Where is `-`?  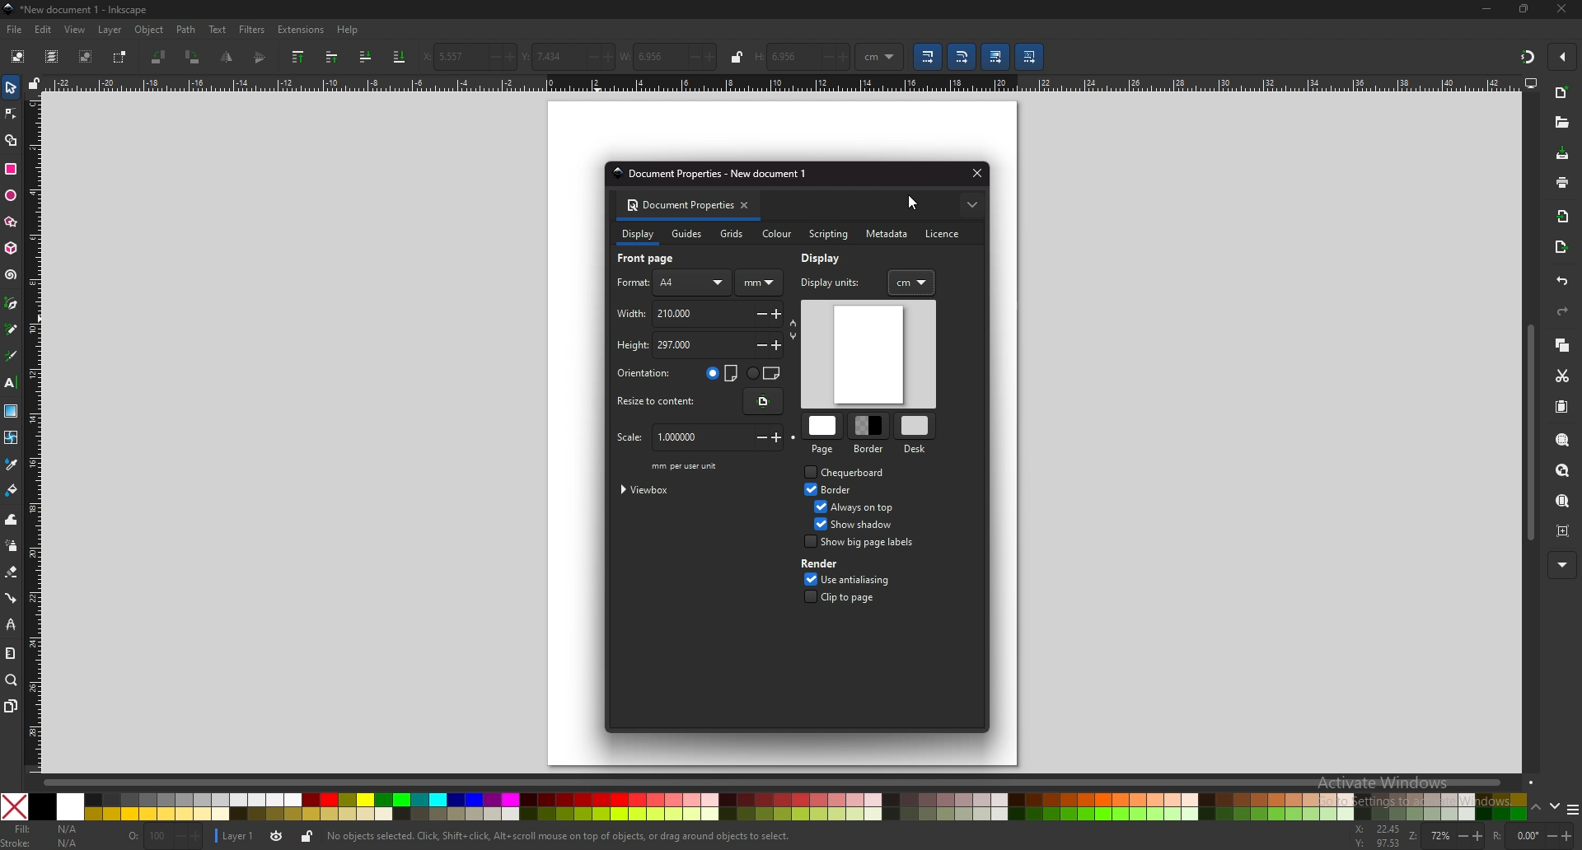
- is located at coordinates (1547, 835).